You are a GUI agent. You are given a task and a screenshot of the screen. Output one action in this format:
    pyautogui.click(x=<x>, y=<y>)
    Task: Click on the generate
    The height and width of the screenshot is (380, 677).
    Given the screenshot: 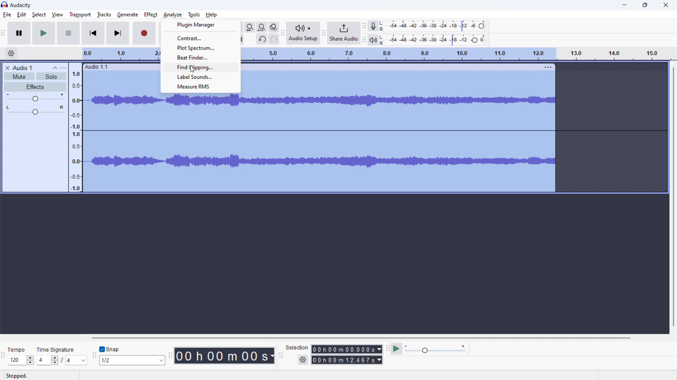 What is the action you would take?
    pyautogui.click(x=128, y=15)
    